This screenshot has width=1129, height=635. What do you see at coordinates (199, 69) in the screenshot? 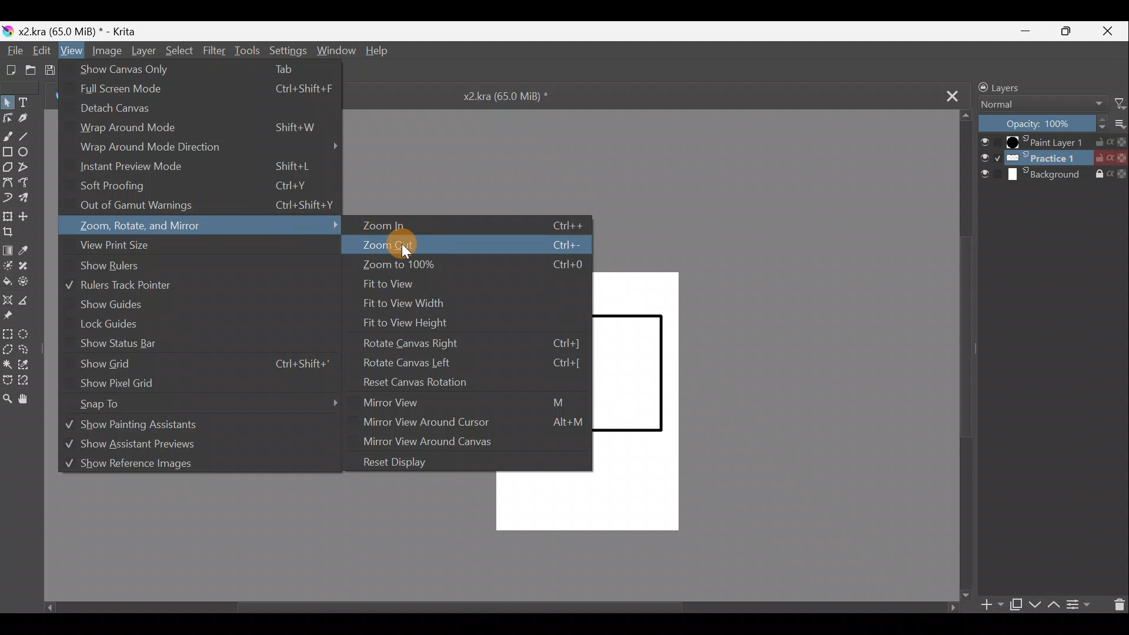
I see `Show canvas only` at bounding box center [199, 69].